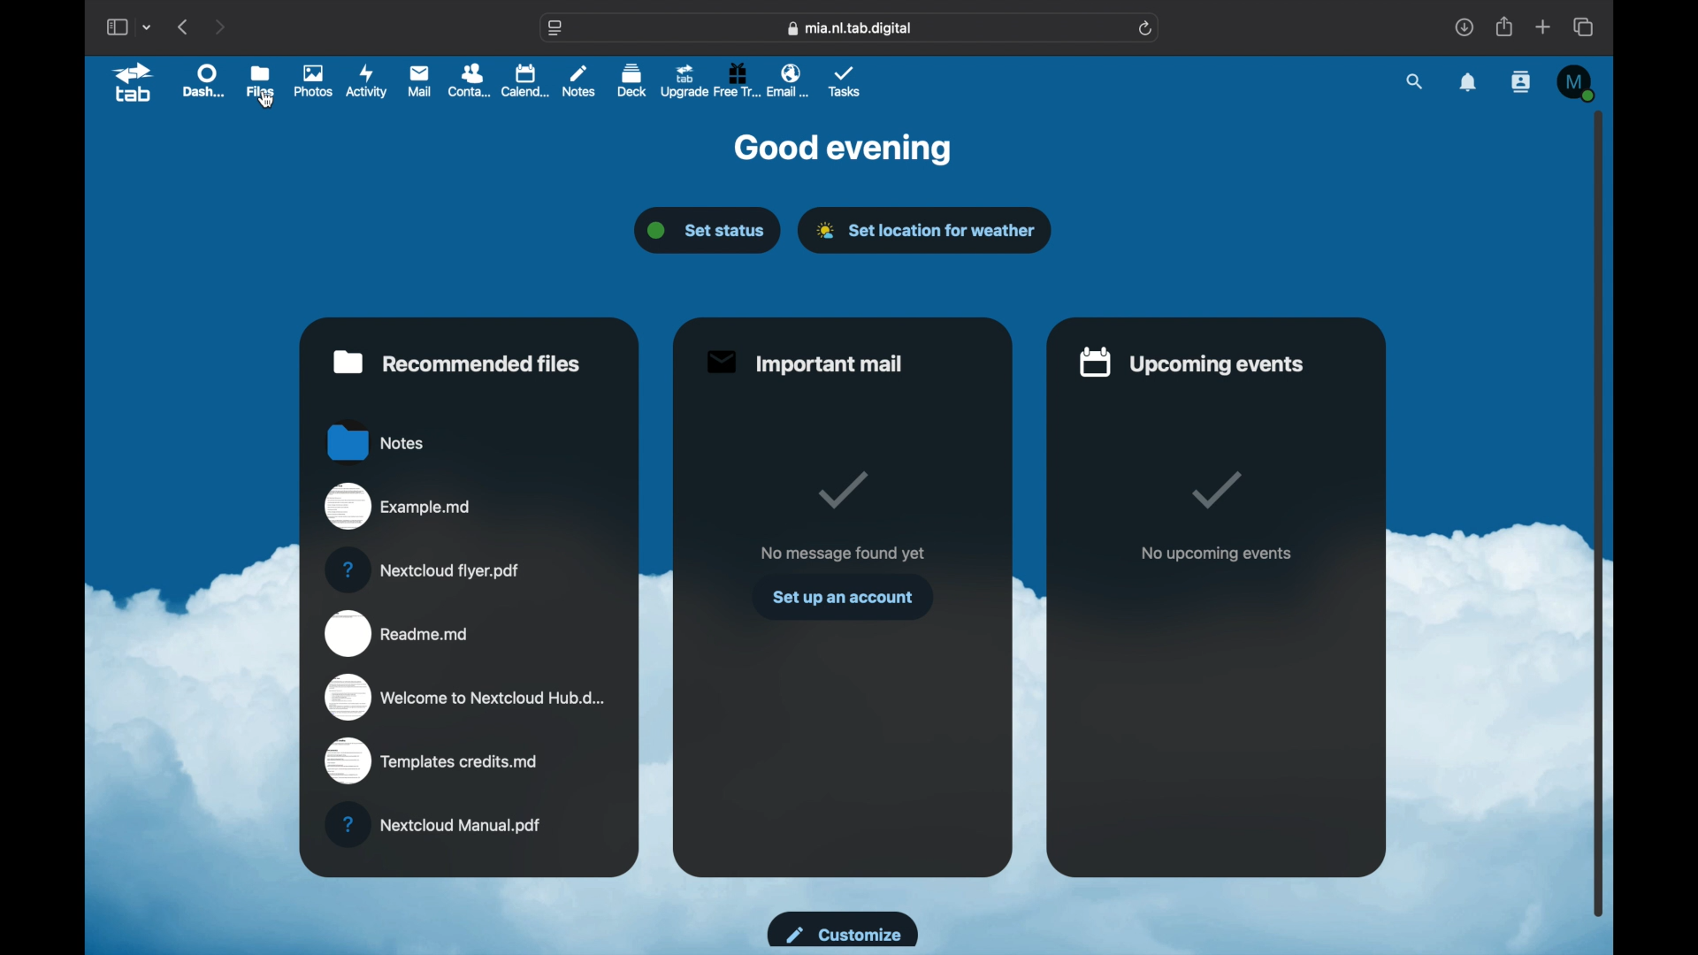 This screenshot has width=1698, height=955. Describe the element at coordinates (580, 82) in the screenshot. I see `notes` at that location.